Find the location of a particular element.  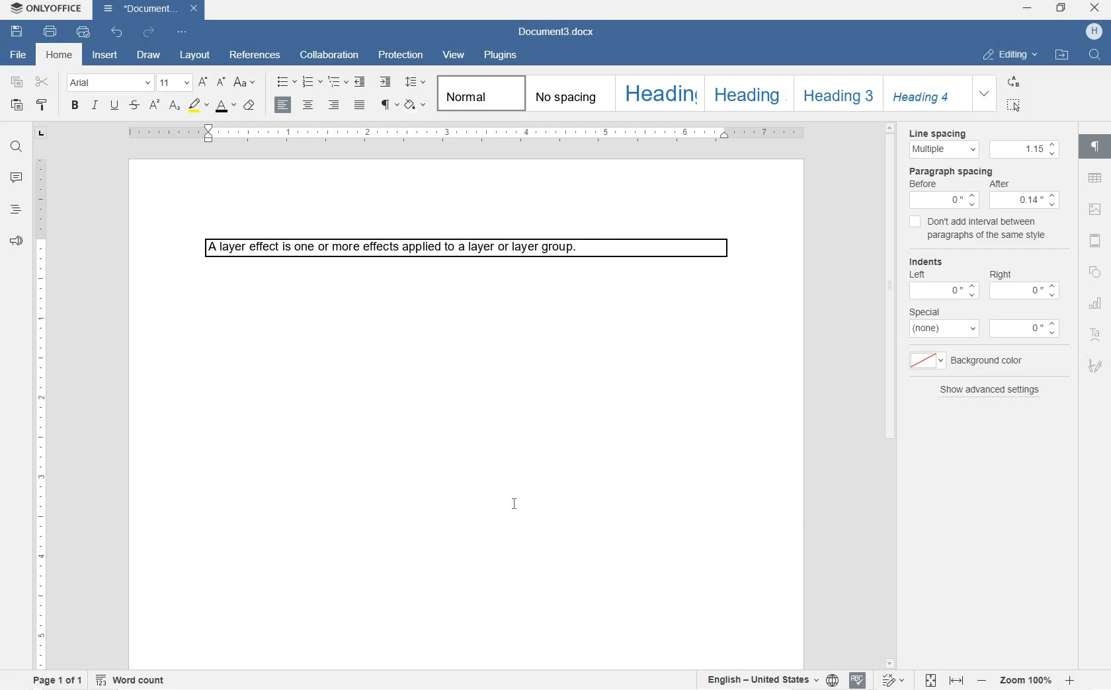

FIND is located at coordinates (15, 147).